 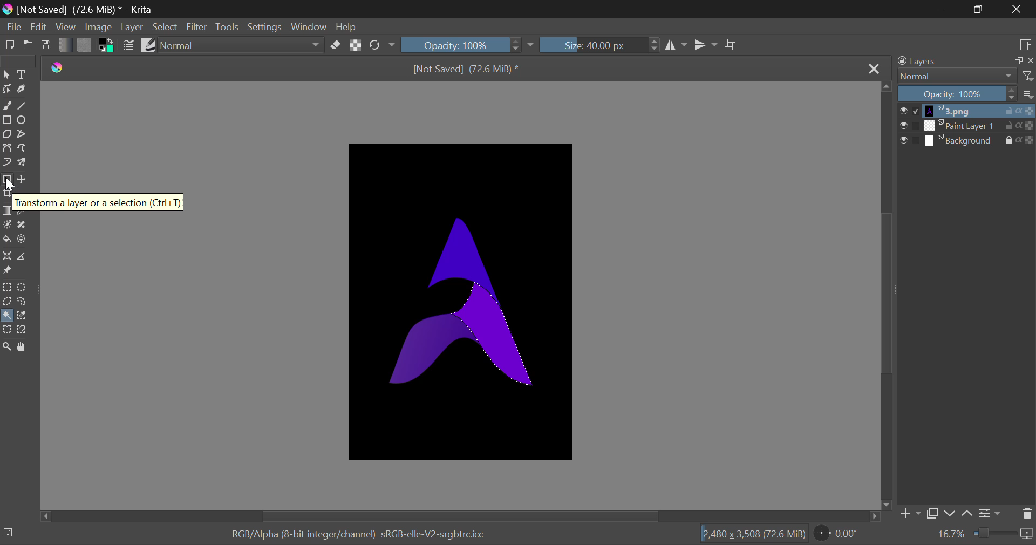 What do you see at coordinates (910, 514) in the screenshot?
I see `Add Layer` at bounding box center [910, 514].